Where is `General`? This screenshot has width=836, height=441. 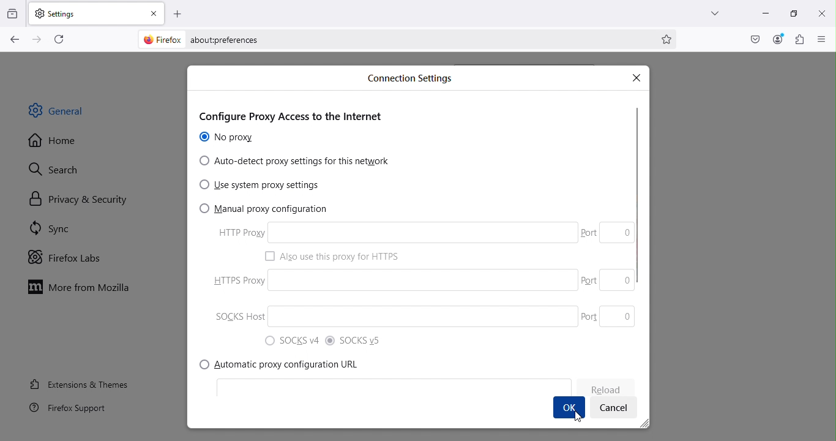
General is located at coordinates (70, 114).